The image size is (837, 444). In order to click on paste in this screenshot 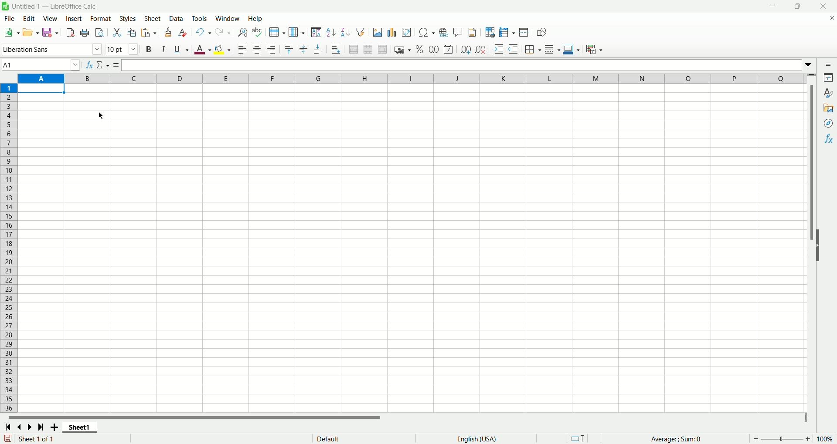, I will do `click(149, 33)`.